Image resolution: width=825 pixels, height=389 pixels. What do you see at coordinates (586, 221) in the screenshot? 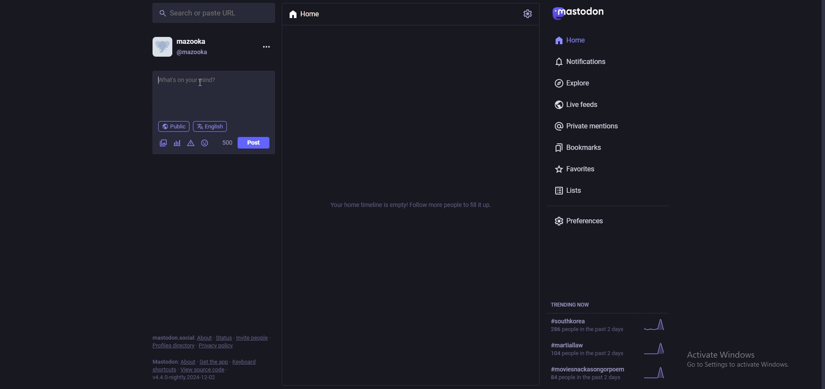
I see `preference` at bounding box center [586, 221].